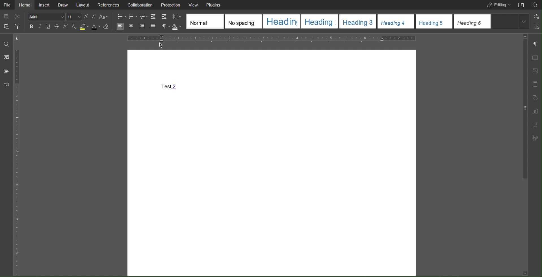 The image size is (542, 277). Describe the element at coordinates (143, 16) in the screenshot. I see `Nested List` at that location.